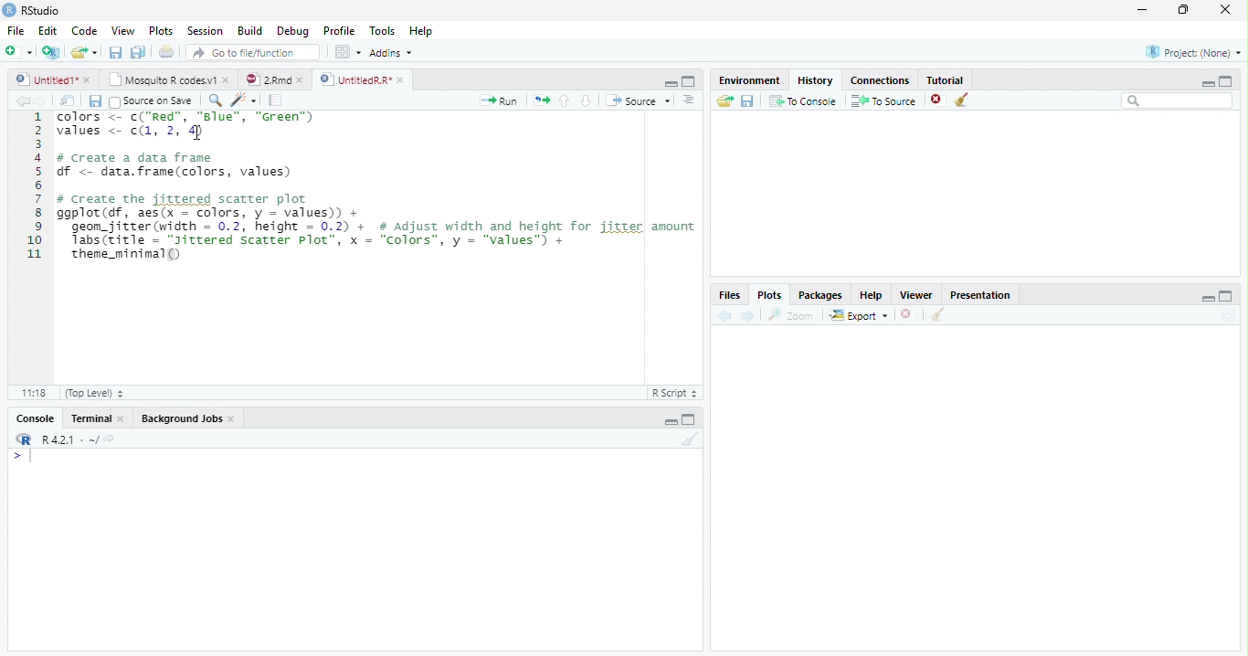 Image resolution: width=1248 pixels, height=656 pixels. What do you see at coordinates (1183, 10) in the screenshot?
I see `restore` at bounding box center [1183, 10].